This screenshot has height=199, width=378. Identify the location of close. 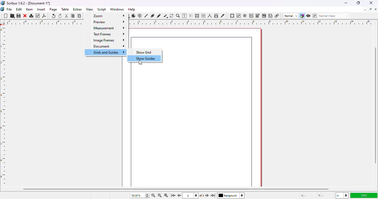
(25, 16).